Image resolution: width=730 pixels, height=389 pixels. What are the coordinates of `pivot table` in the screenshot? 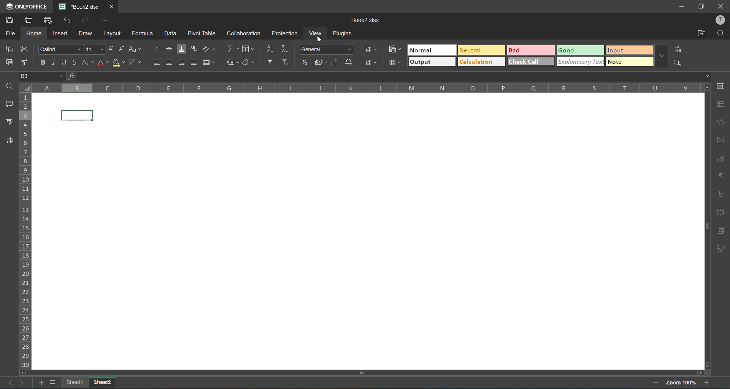 It's located at (202, 34).